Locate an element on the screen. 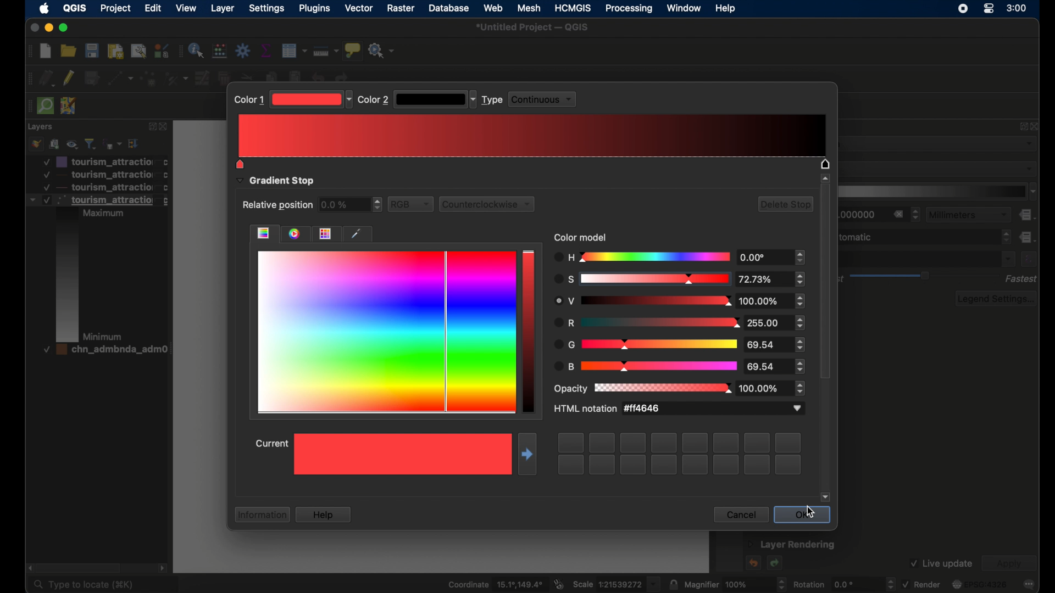 The height and width of the screenshot is (593, 1055). layer 3 is located at coordinates (97, 268).